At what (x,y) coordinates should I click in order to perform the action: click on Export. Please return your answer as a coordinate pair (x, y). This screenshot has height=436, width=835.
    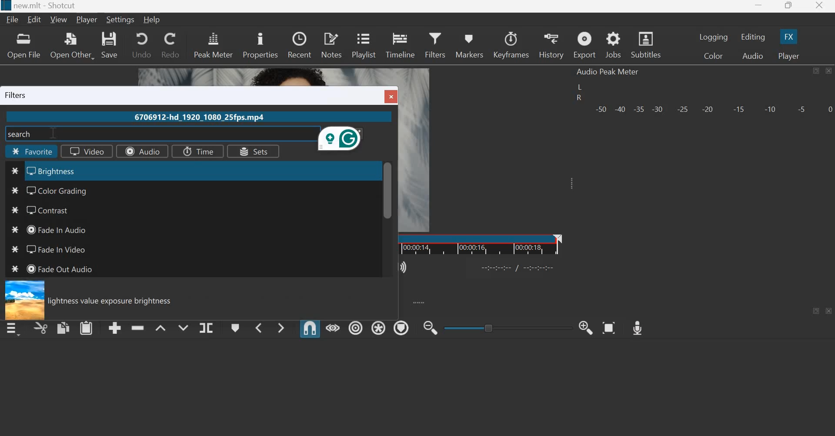
    Looking at the image, I should click on (584, 46).